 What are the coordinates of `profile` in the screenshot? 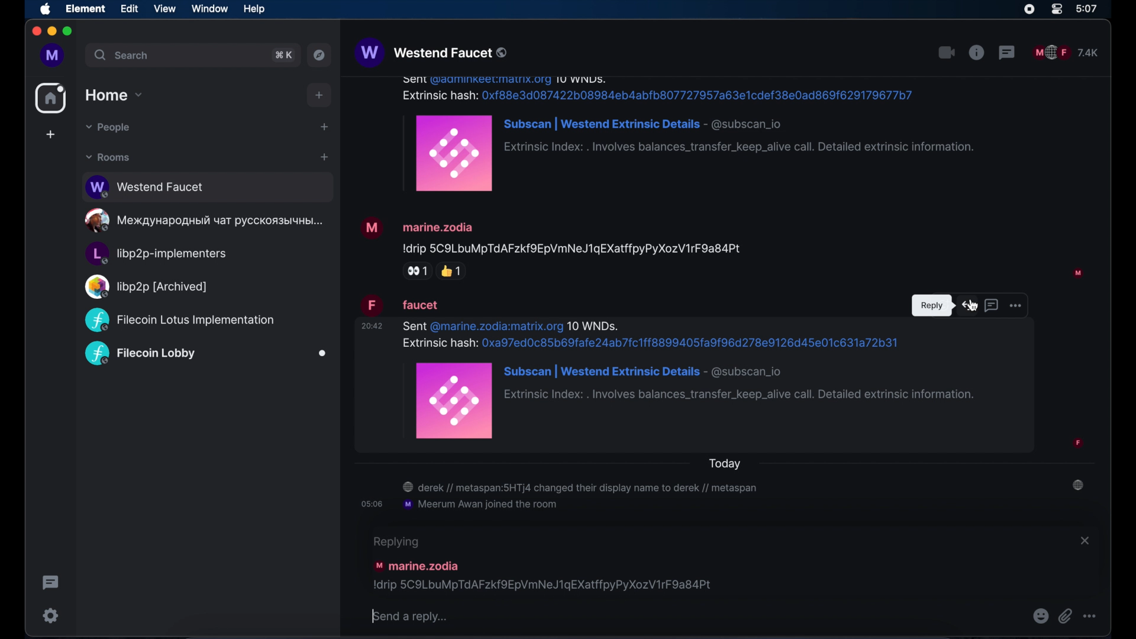 It's located at (51, 55).